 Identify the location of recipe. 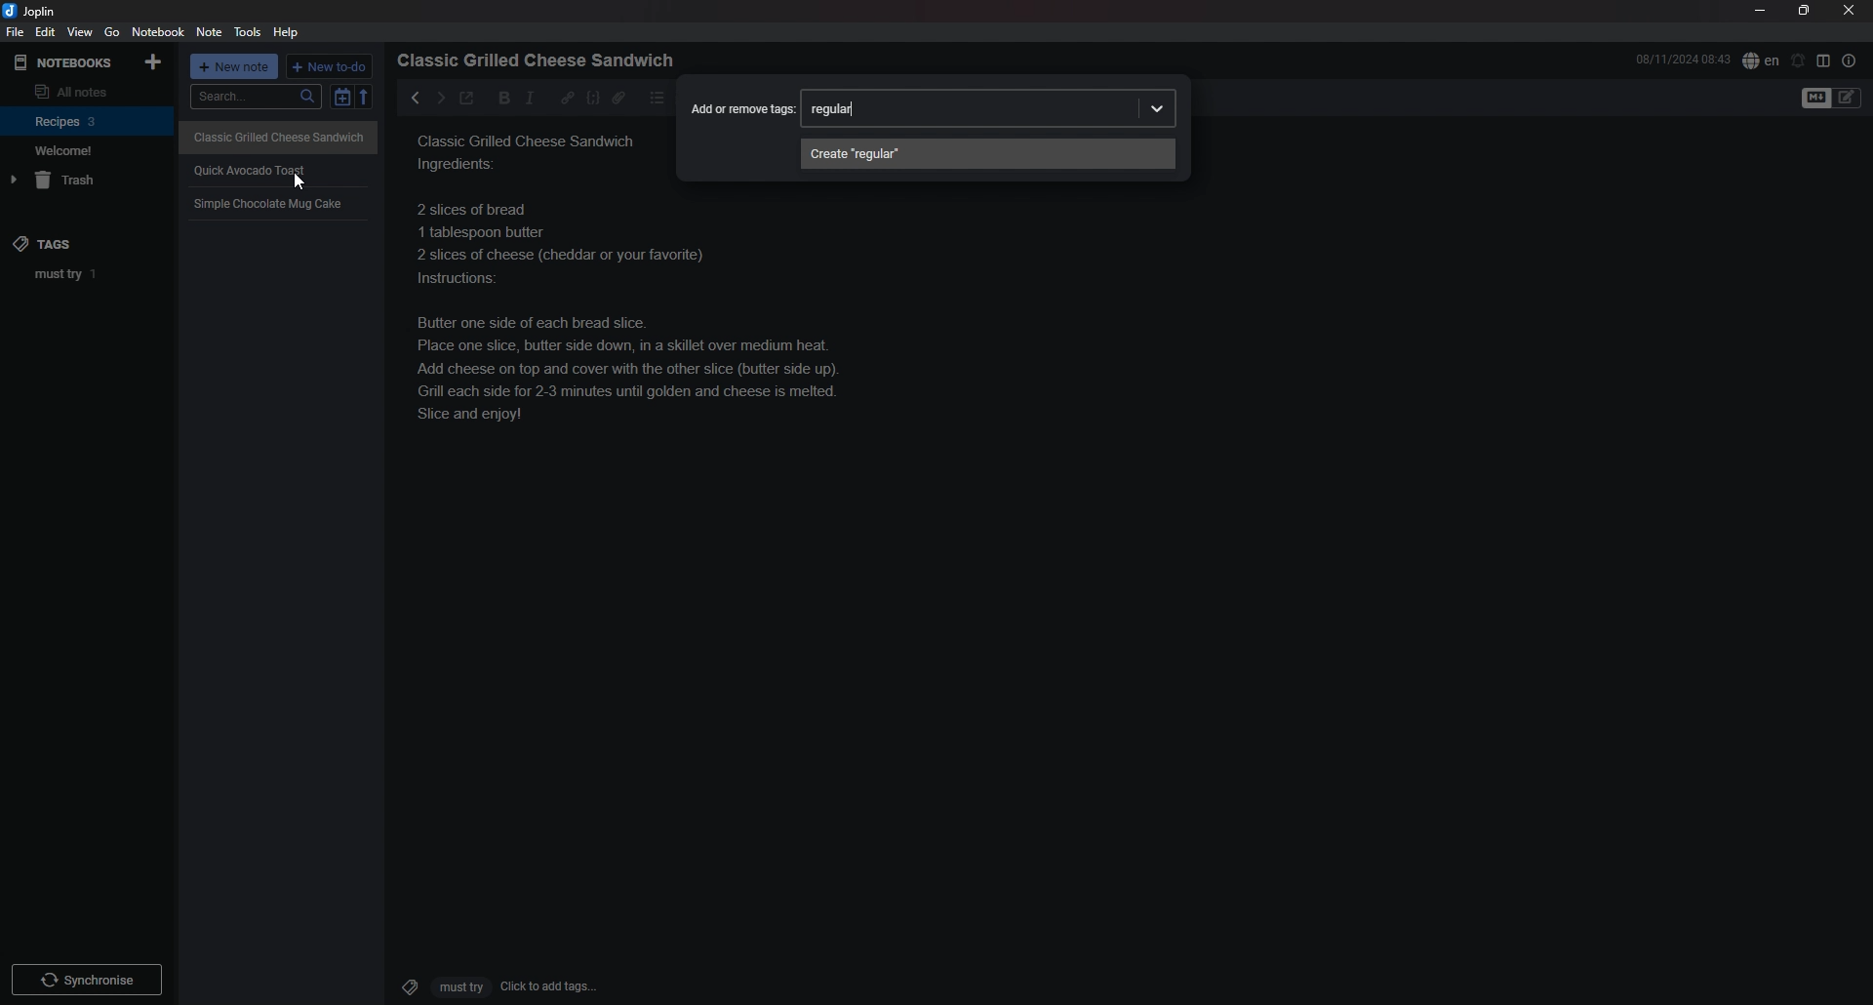
(250, 170).